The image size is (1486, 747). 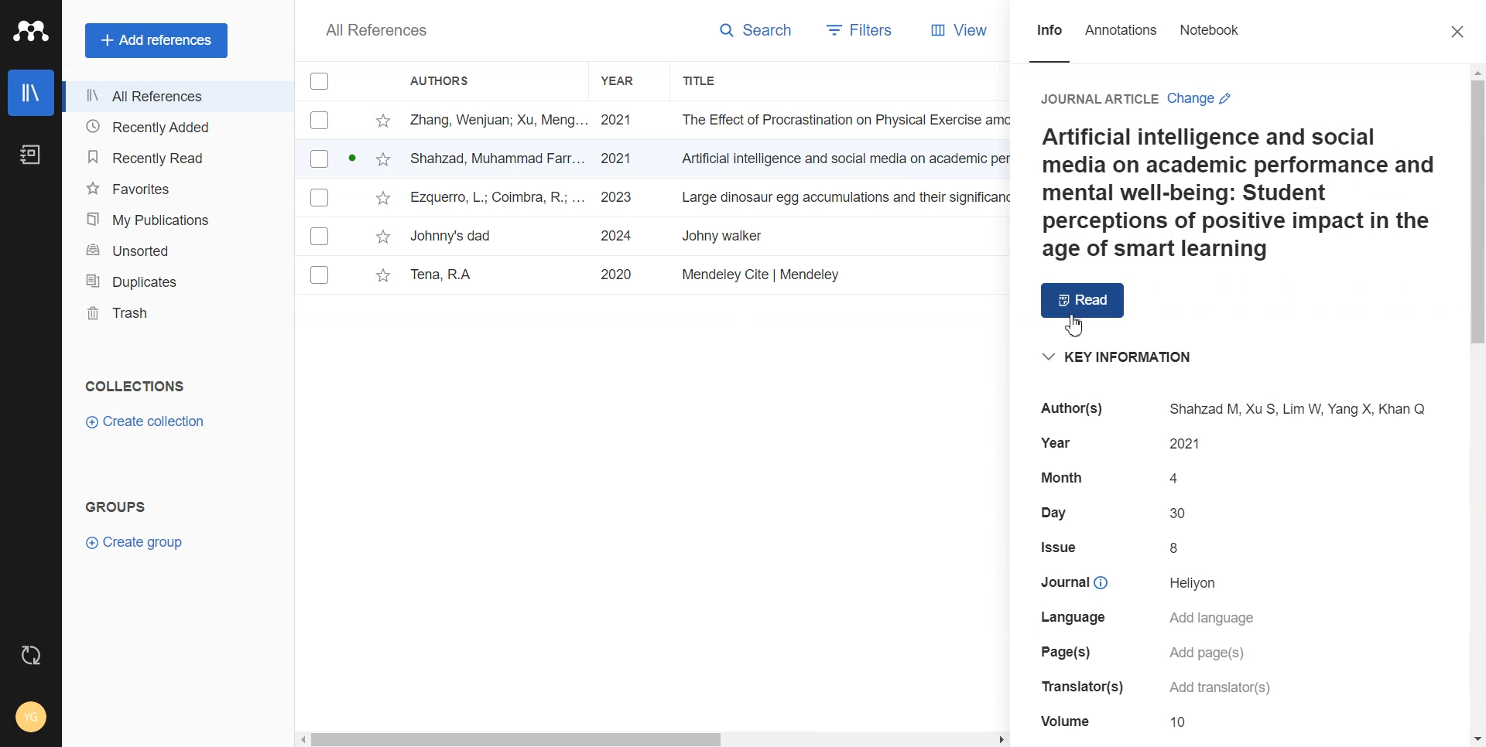 What do you see at coordinates (655, 159) in the screenshot?
I see `File` at bounding box center [655, 159].